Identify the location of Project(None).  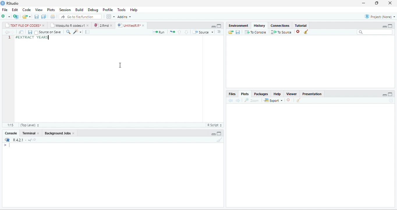
(380, 17).